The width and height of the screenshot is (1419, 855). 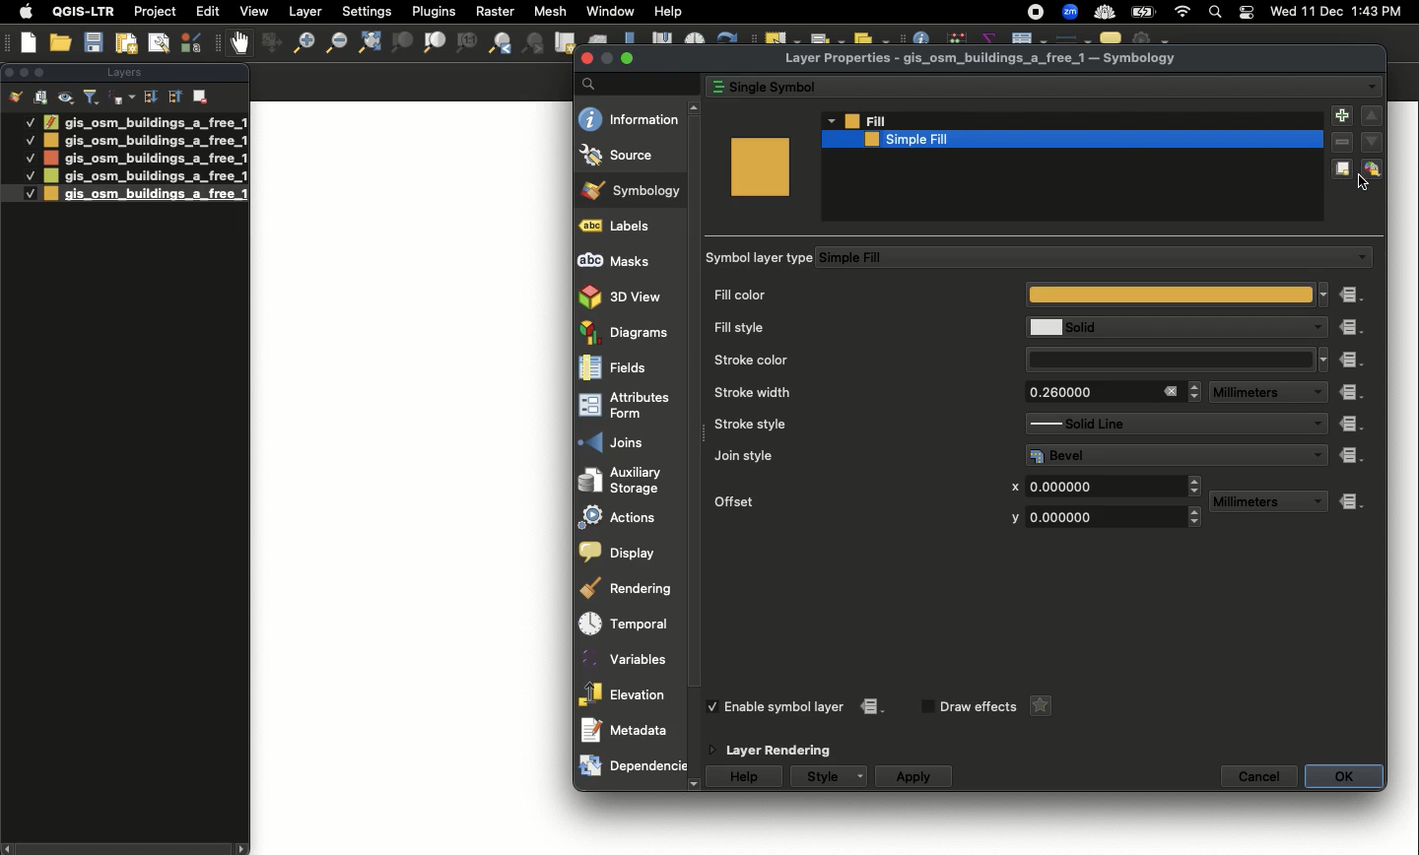 What do you see at coordinates (626, 588) in the screenshot?
I see `Rendering` at bounding box center [626, 588].